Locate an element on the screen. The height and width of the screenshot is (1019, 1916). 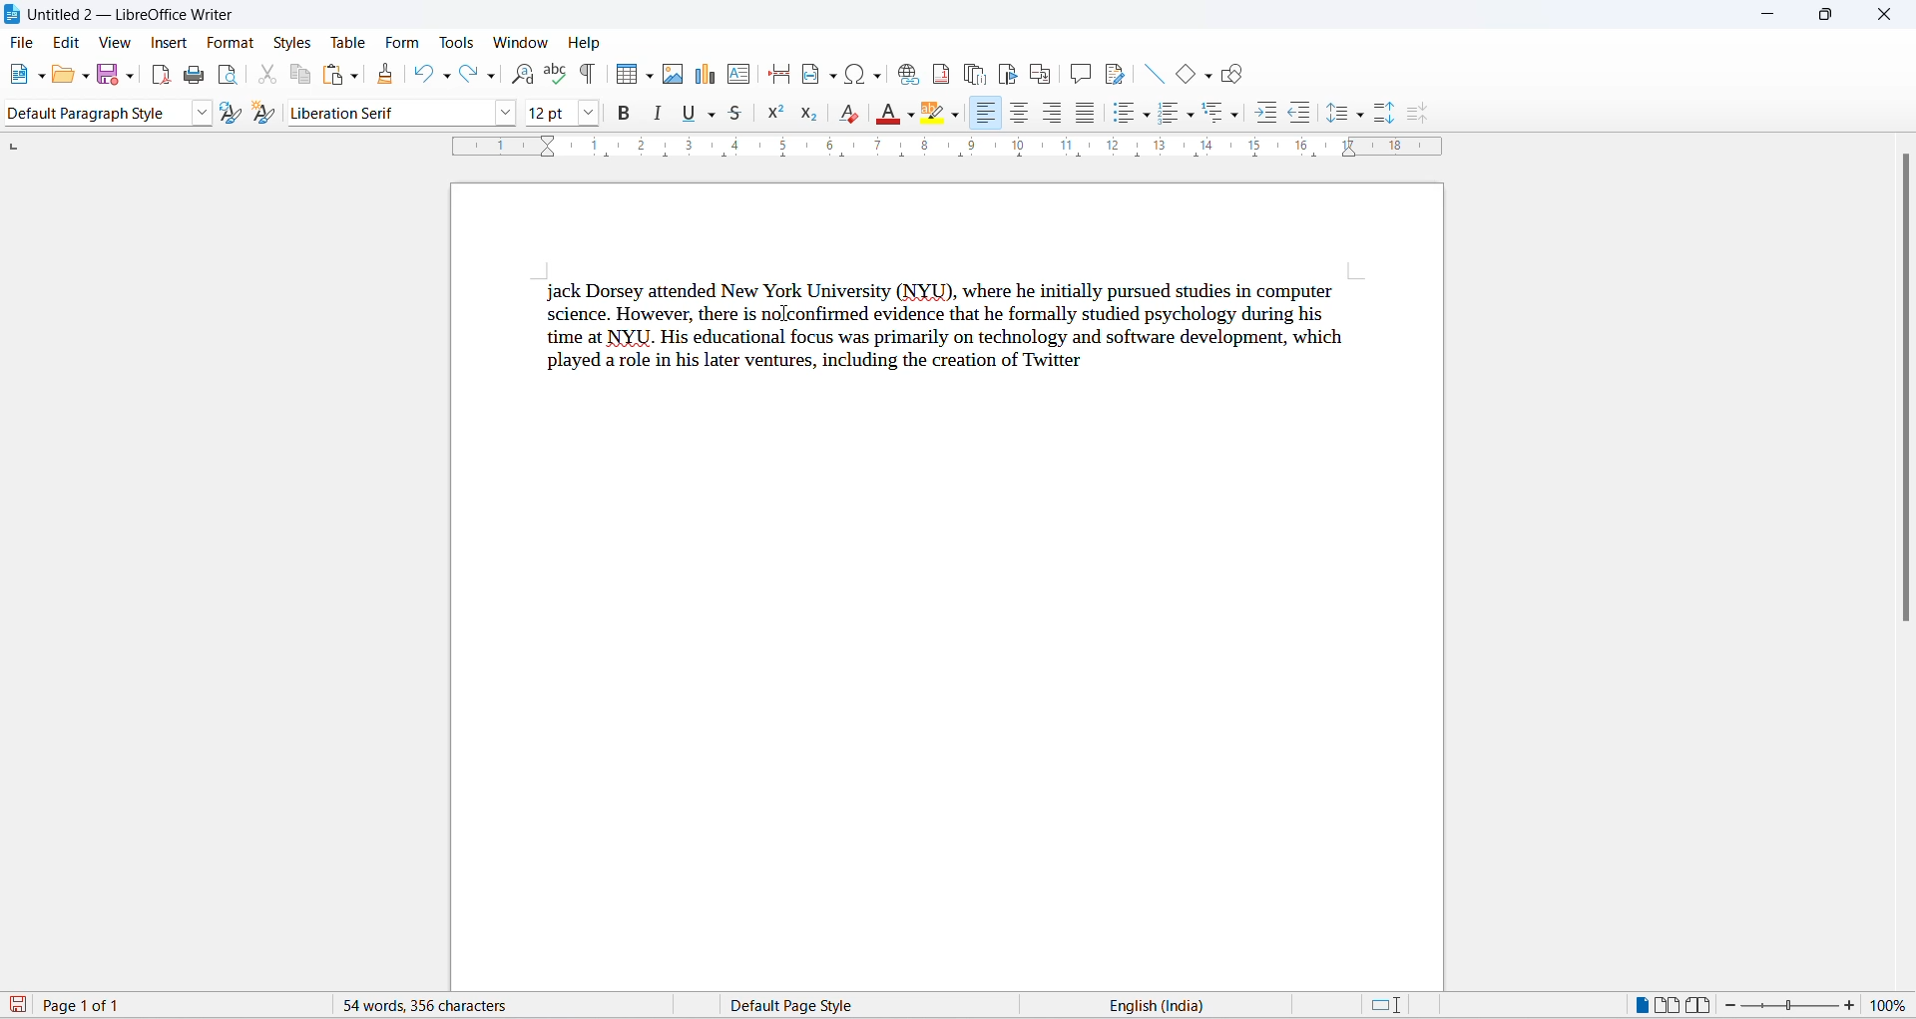
insert endnote is located at coordinates (972, 74).